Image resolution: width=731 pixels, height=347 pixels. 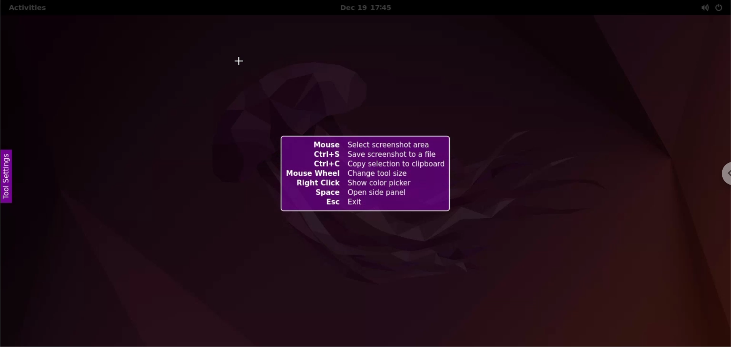 What do you see at coordinates (365, 173) in the screenshot?
I see `Mouse Select screenshot areaCtrl+S Save screenshot to a fileCtrl+C Copy selection to clipboardMouse Wheel Change tool sizeRight Click Show color pickerSpace Open side panel Esc Exit` at bounding box center [365, 173].